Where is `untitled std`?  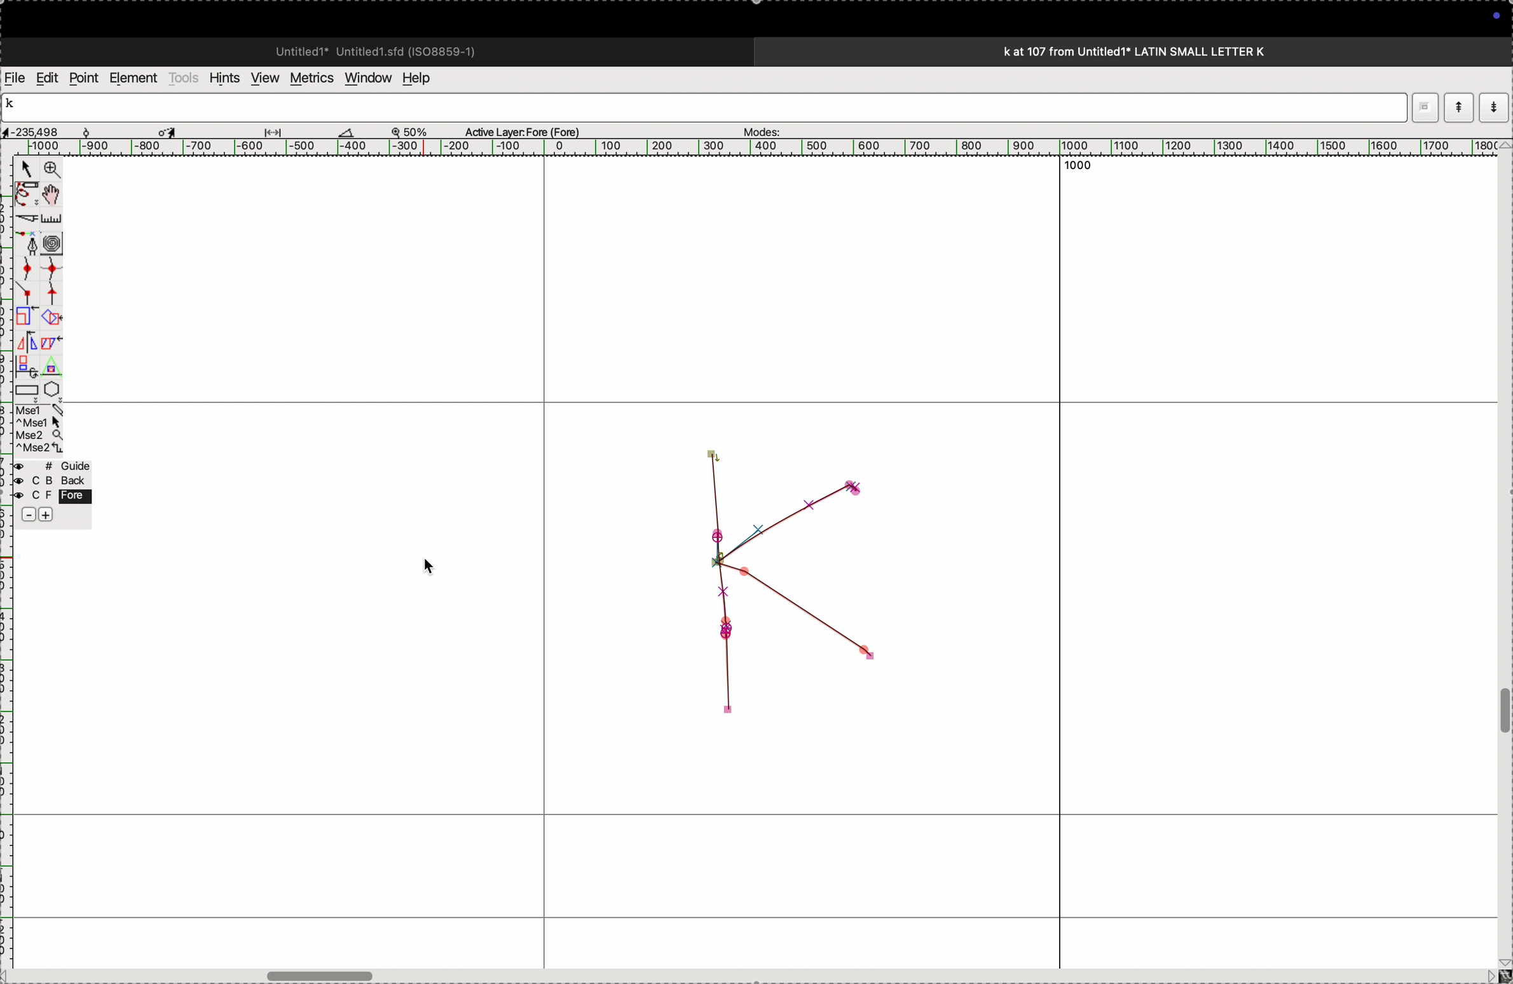 untitled std is located at coordinates (381, 50).